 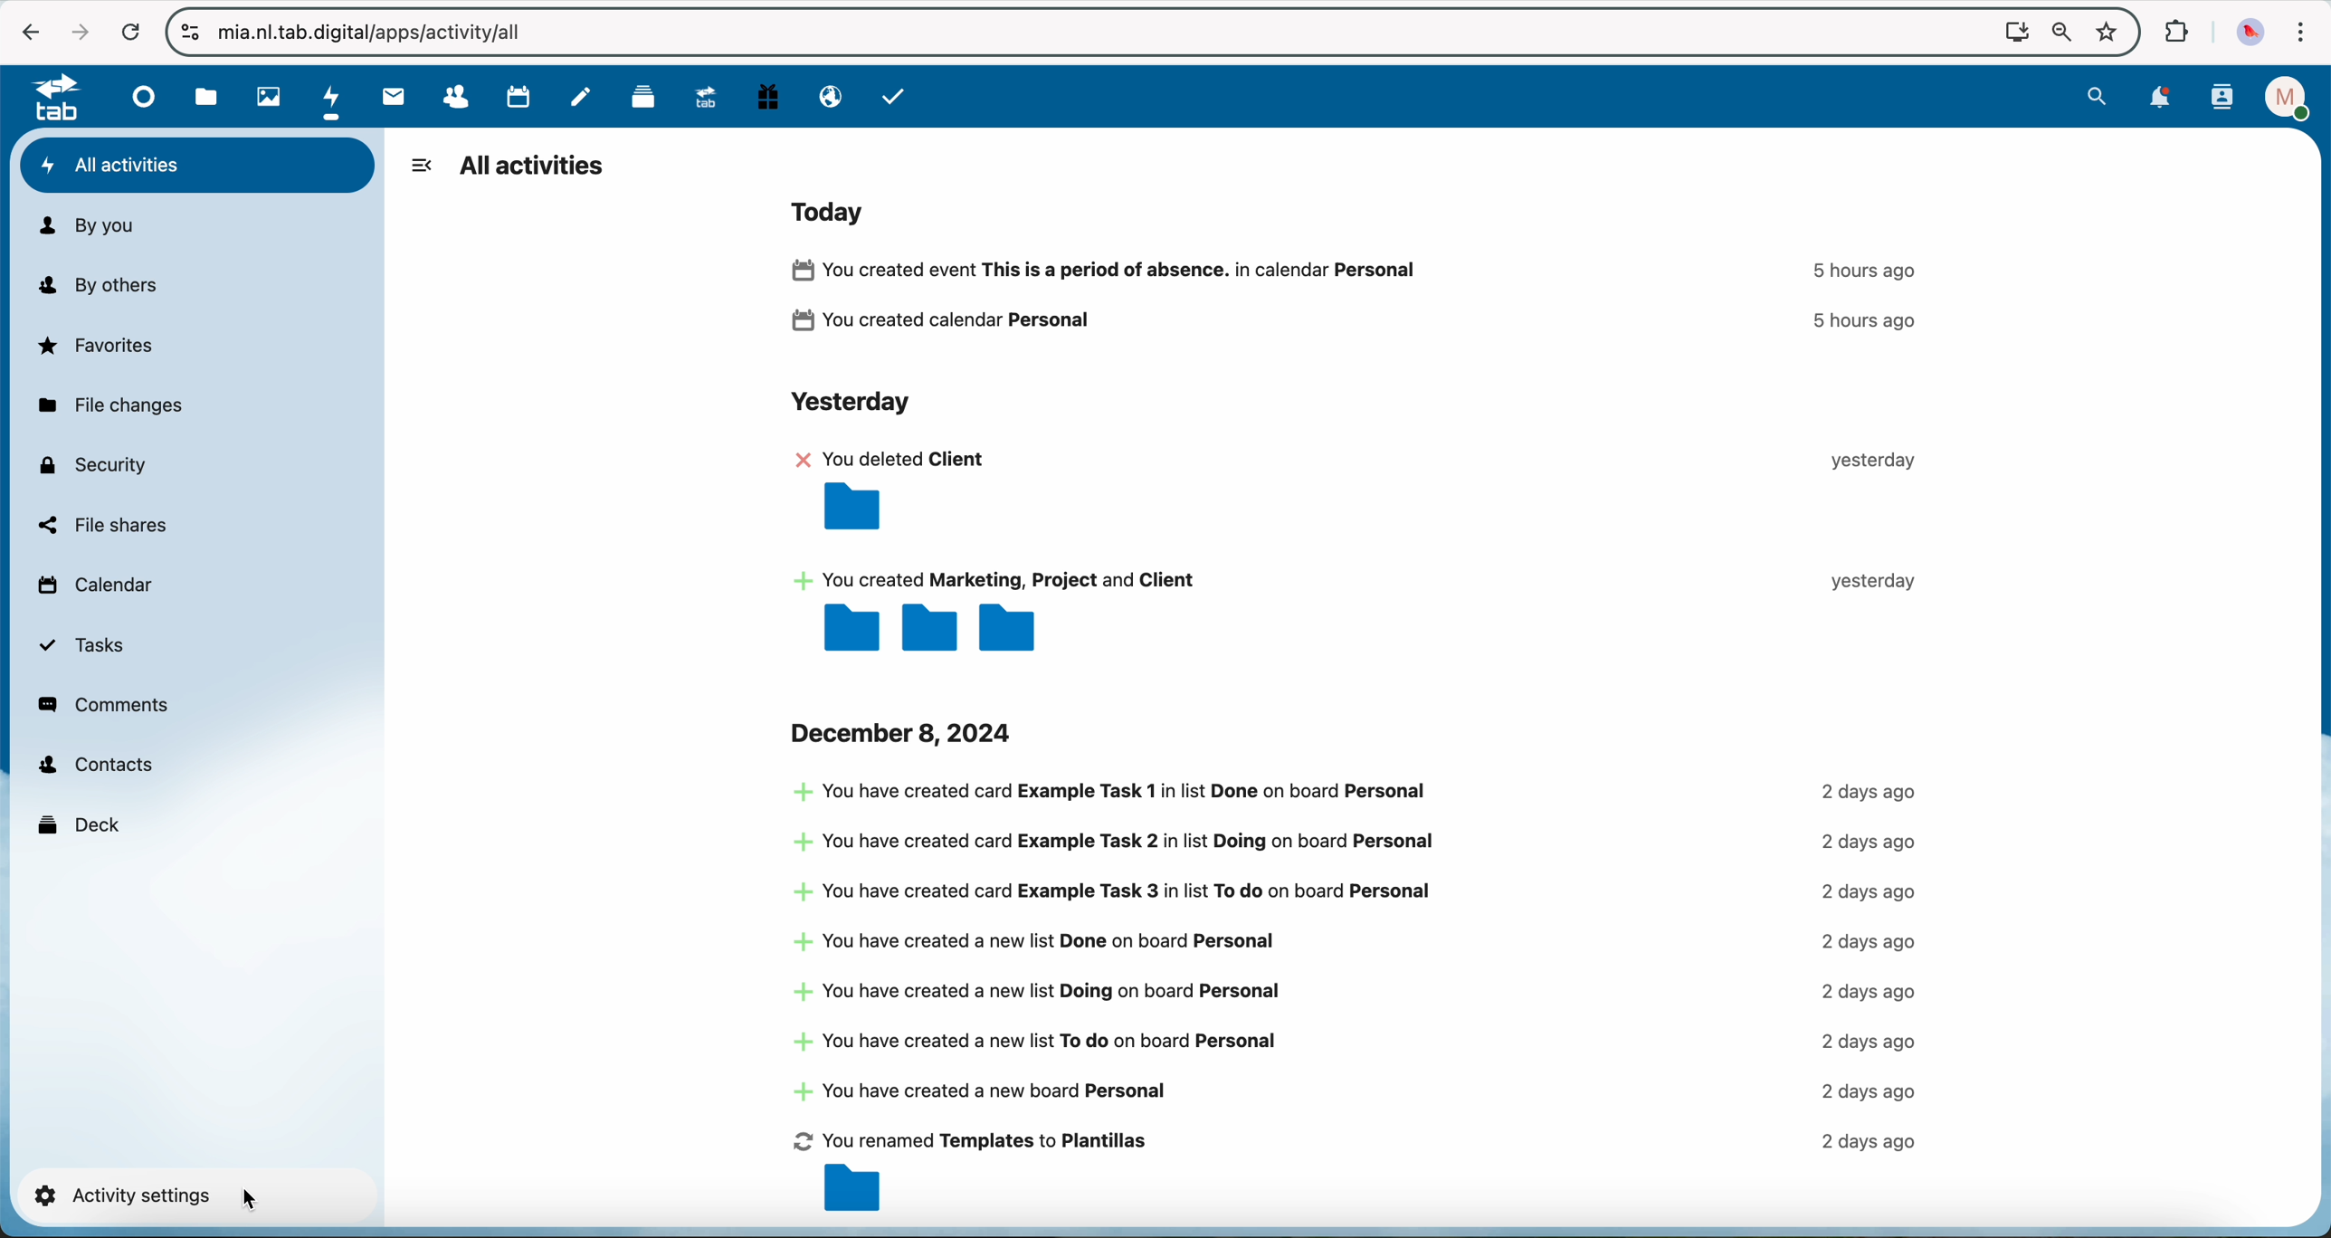 I want to click on file shares, so click(x=102, y=525).